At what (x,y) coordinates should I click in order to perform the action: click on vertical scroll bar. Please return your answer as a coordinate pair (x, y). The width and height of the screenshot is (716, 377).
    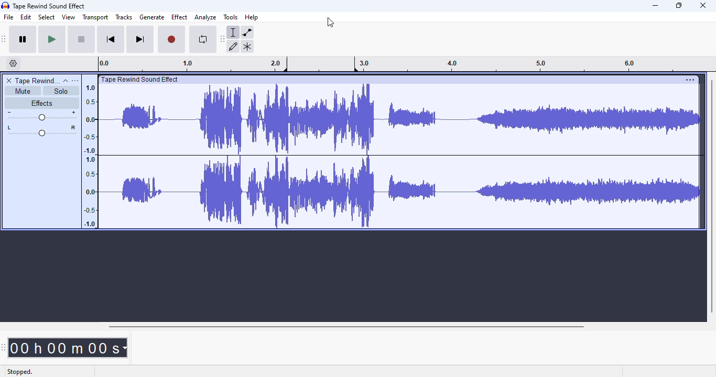
    Looking at the image, I should click on (712, 194).